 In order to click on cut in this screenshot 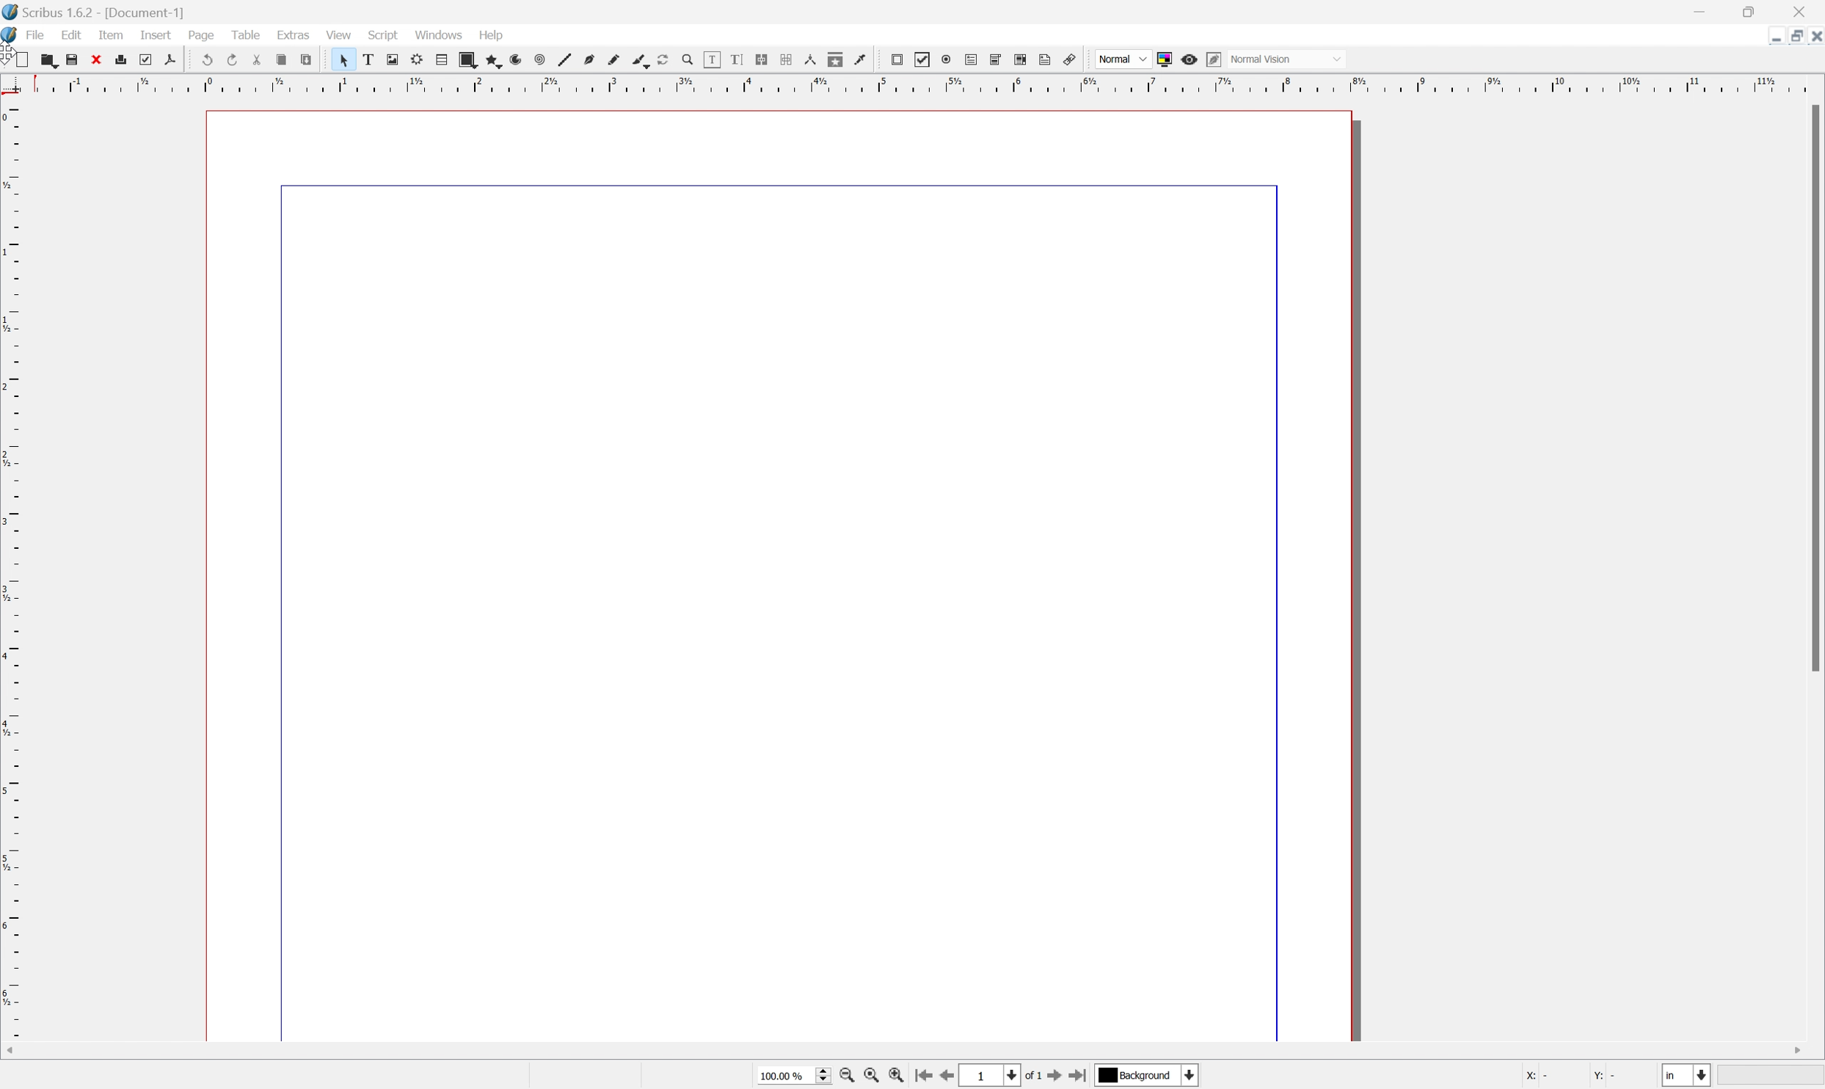, I will do `click(258, 59)`.